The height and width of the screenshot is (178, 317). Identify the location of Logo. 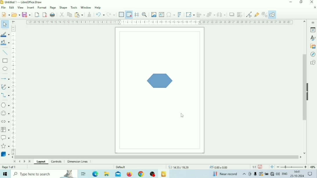
(2, 2).